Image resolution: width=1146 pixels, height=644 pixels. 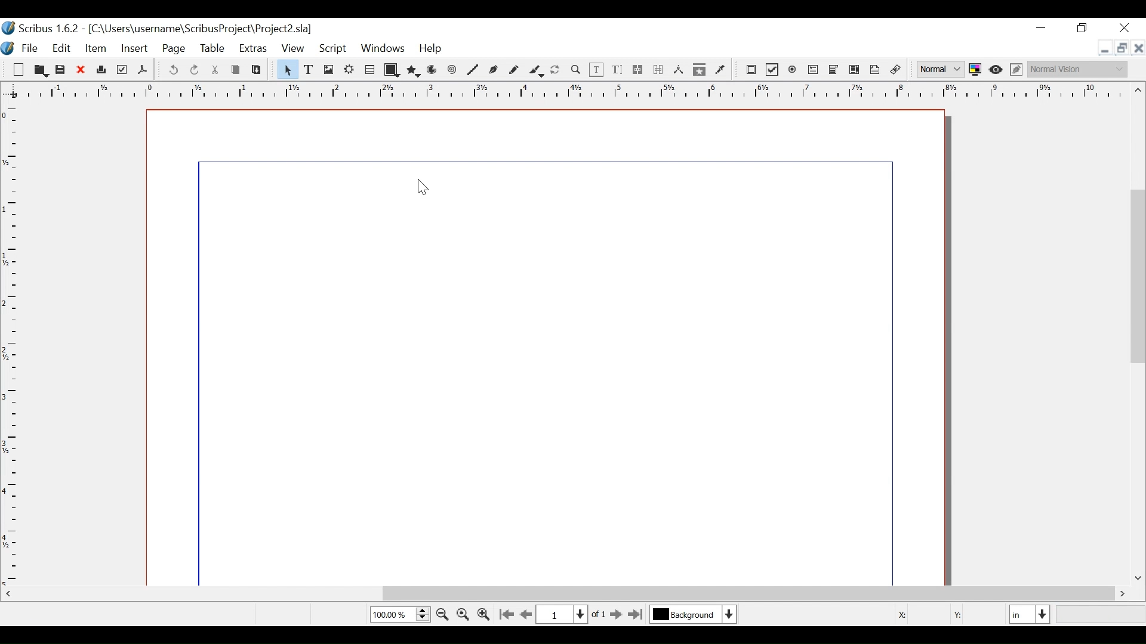 I want to click on PDF Radio Button, so click(x=793, y=71).